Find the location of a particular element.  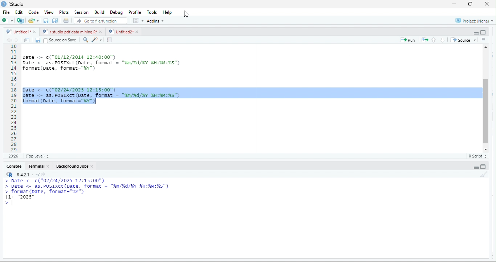

option is located at coordinates (138, 20).